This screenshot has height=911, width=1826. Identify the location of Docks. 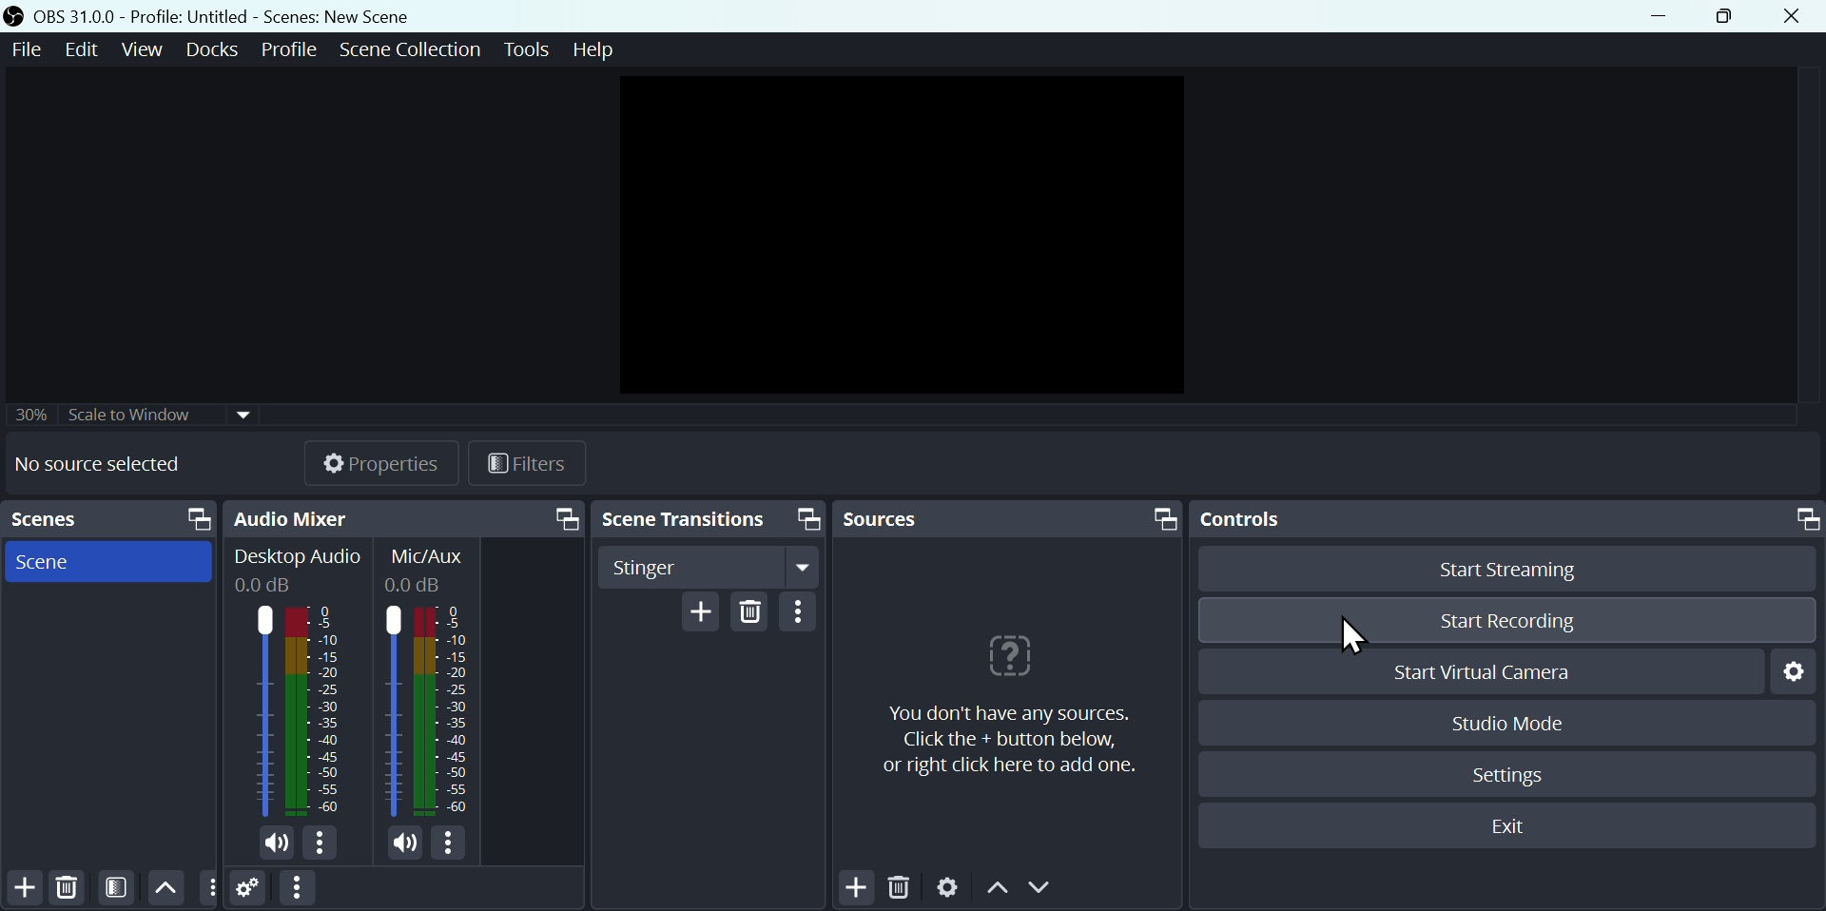
(211, 48).